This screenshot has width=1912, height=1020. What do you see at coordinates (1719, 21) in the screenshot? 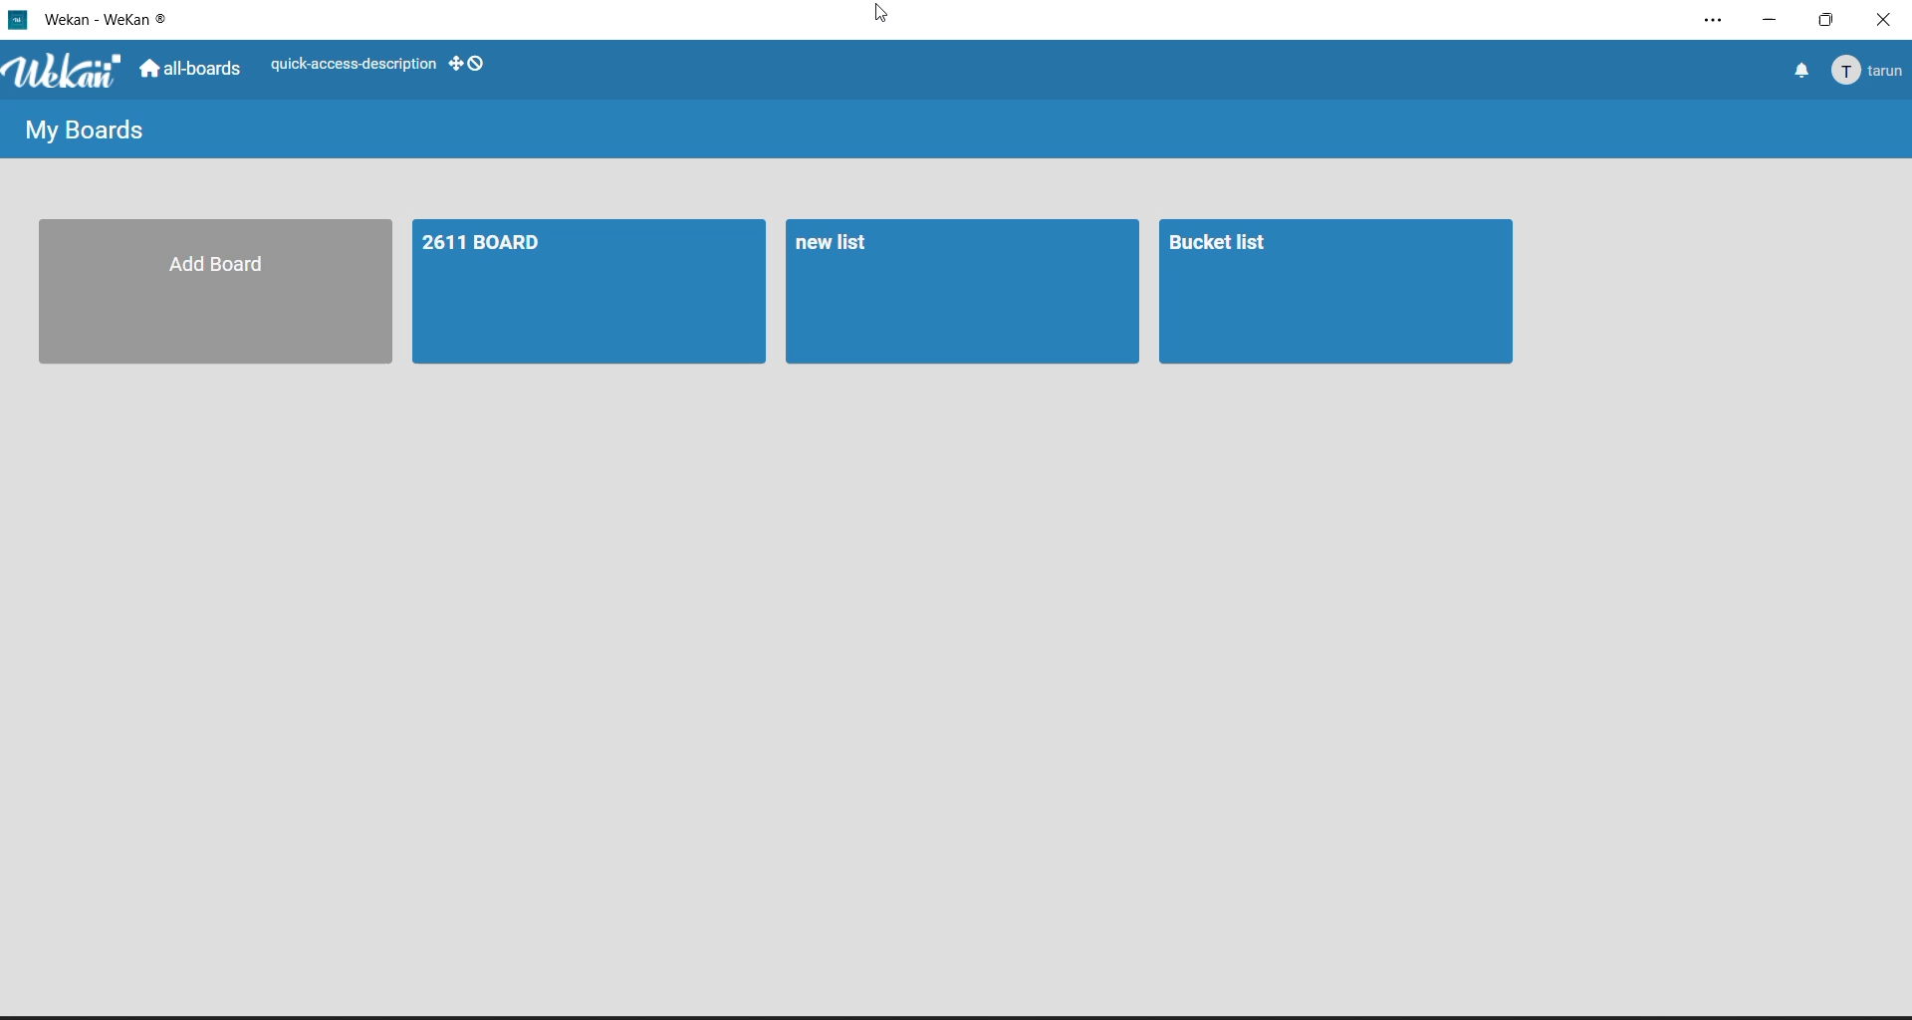
I see `settings` at bounding box center [1719, 21].